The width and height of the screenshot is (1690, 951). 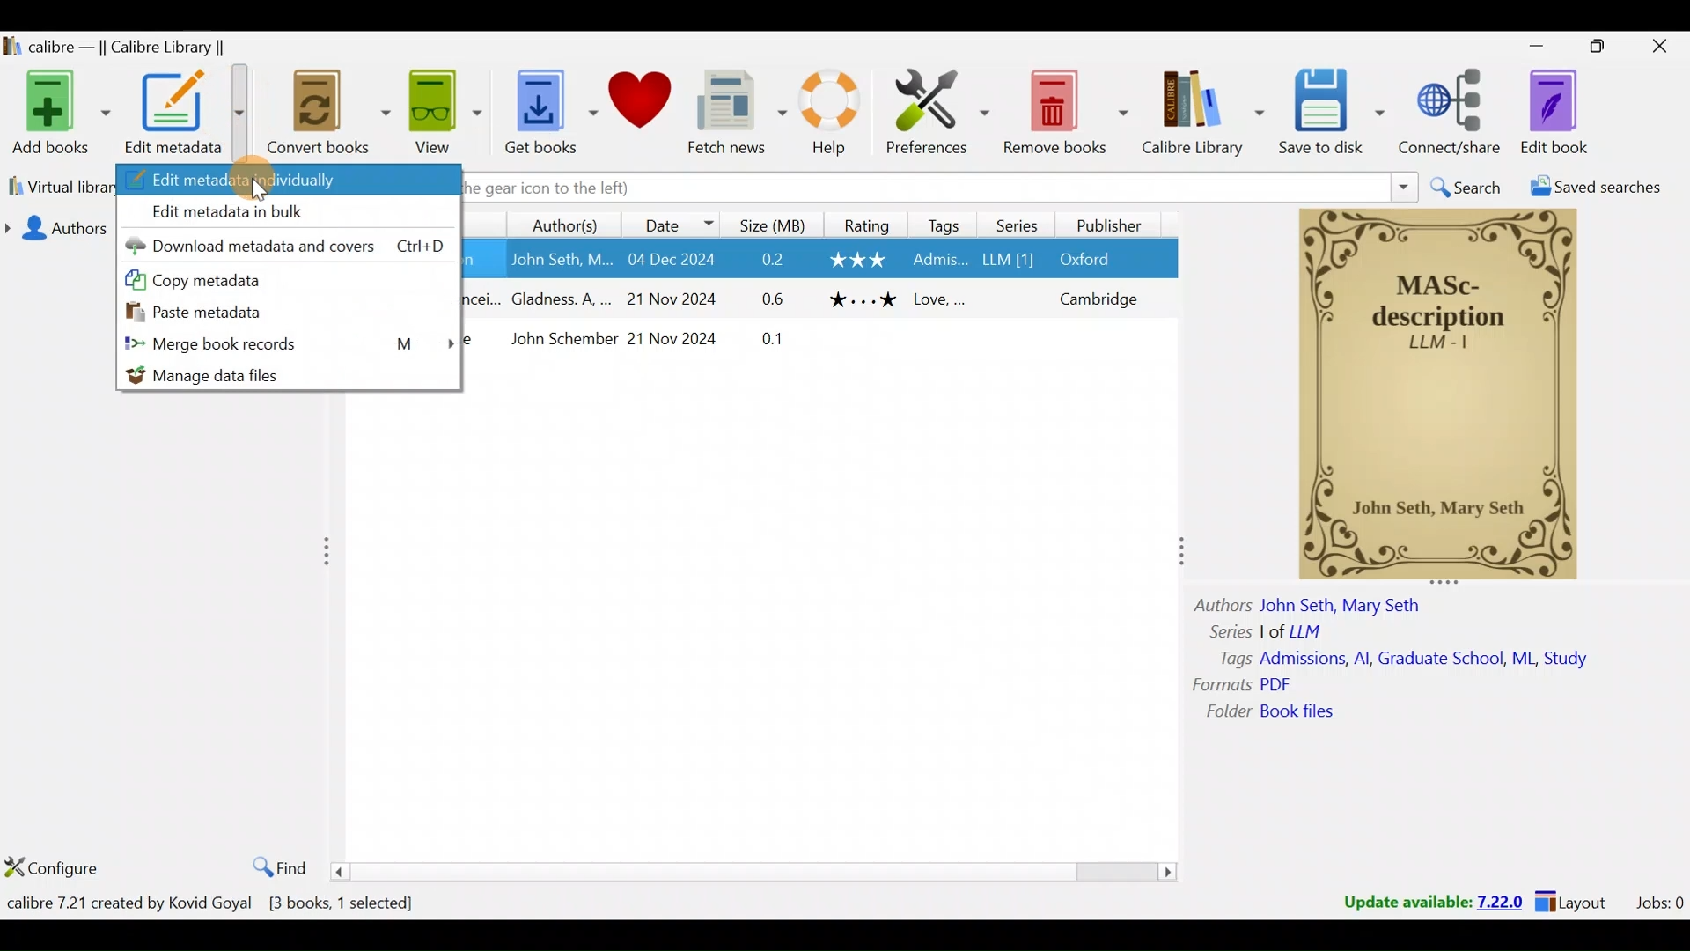 I want to click on , so click(x=1224, y=712).